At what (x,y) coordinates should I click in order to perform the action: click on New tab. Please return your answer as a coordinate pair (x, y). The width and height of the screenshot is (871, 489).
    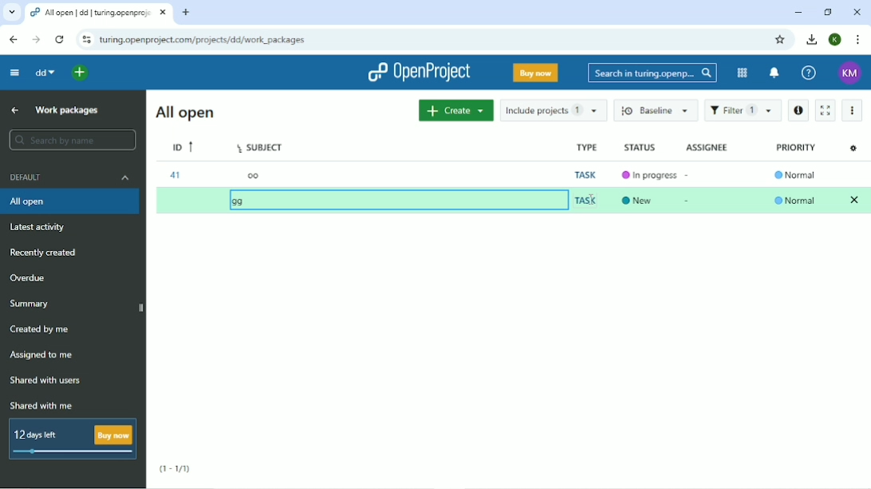
    Looking at the image, I should click on (186, 13).